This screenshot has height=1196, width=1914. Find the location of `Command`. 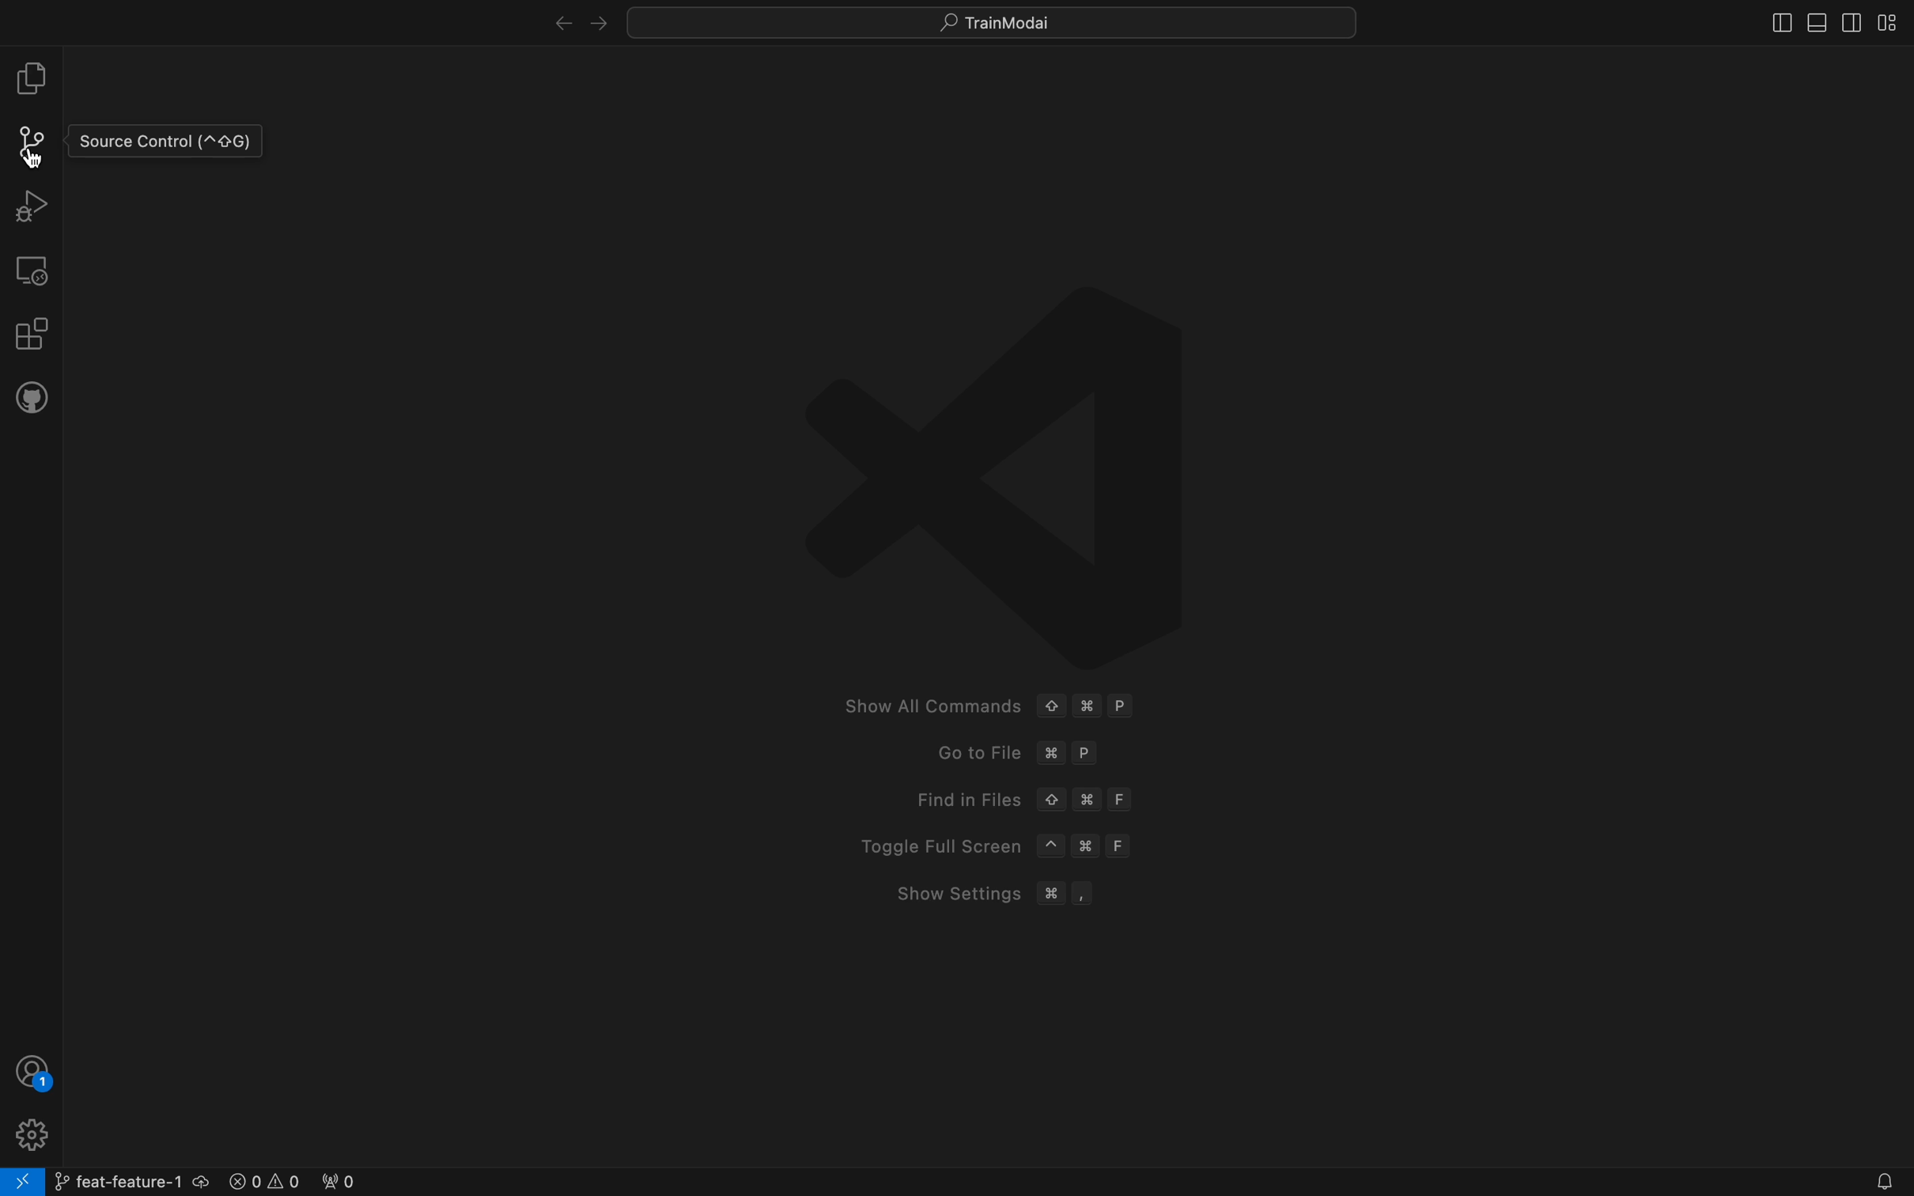

Command is located at coordinates (1087, 846).